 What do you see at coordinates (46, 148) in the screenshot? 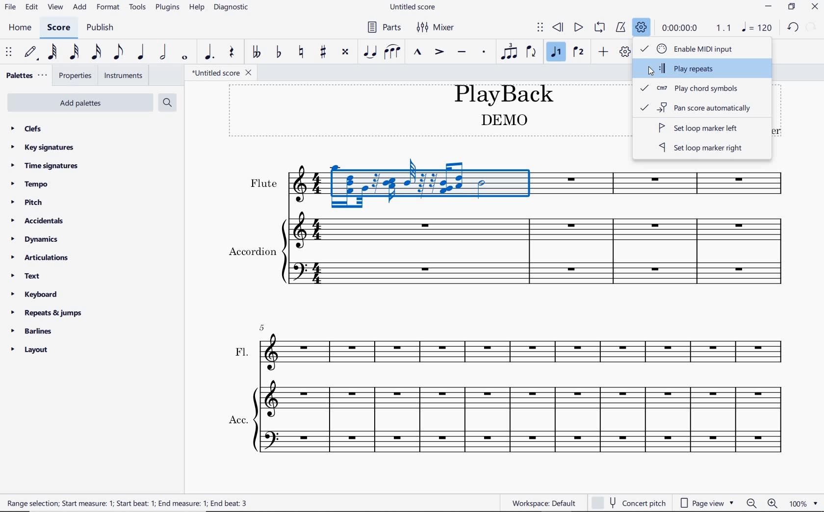
I see `key signatures` at bounding box center [46, 148].